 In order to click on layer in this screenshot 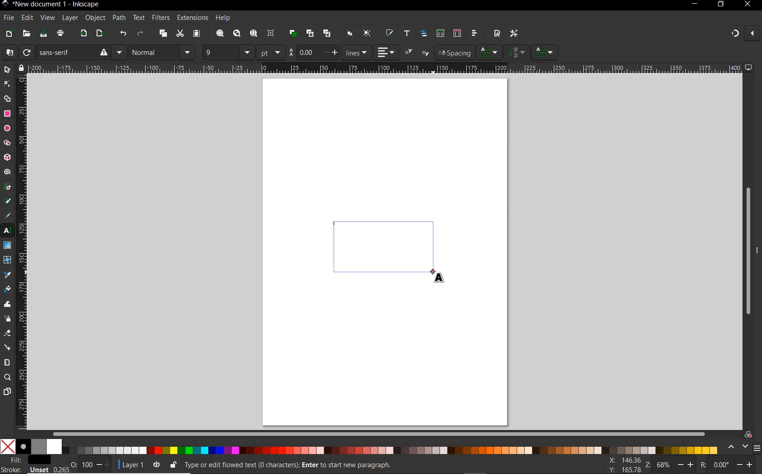, I will do `click(68, 18)`.